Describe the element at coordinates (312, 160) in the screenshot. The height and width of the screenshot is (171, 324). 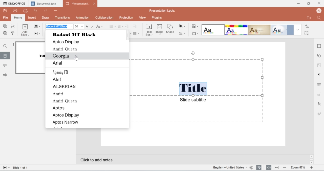
I see `scroll bar` at that location.